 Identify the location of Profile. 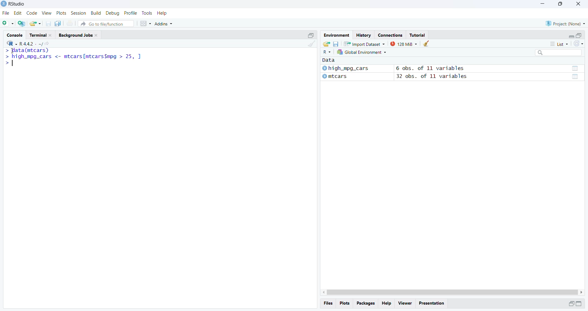
(130, 13).